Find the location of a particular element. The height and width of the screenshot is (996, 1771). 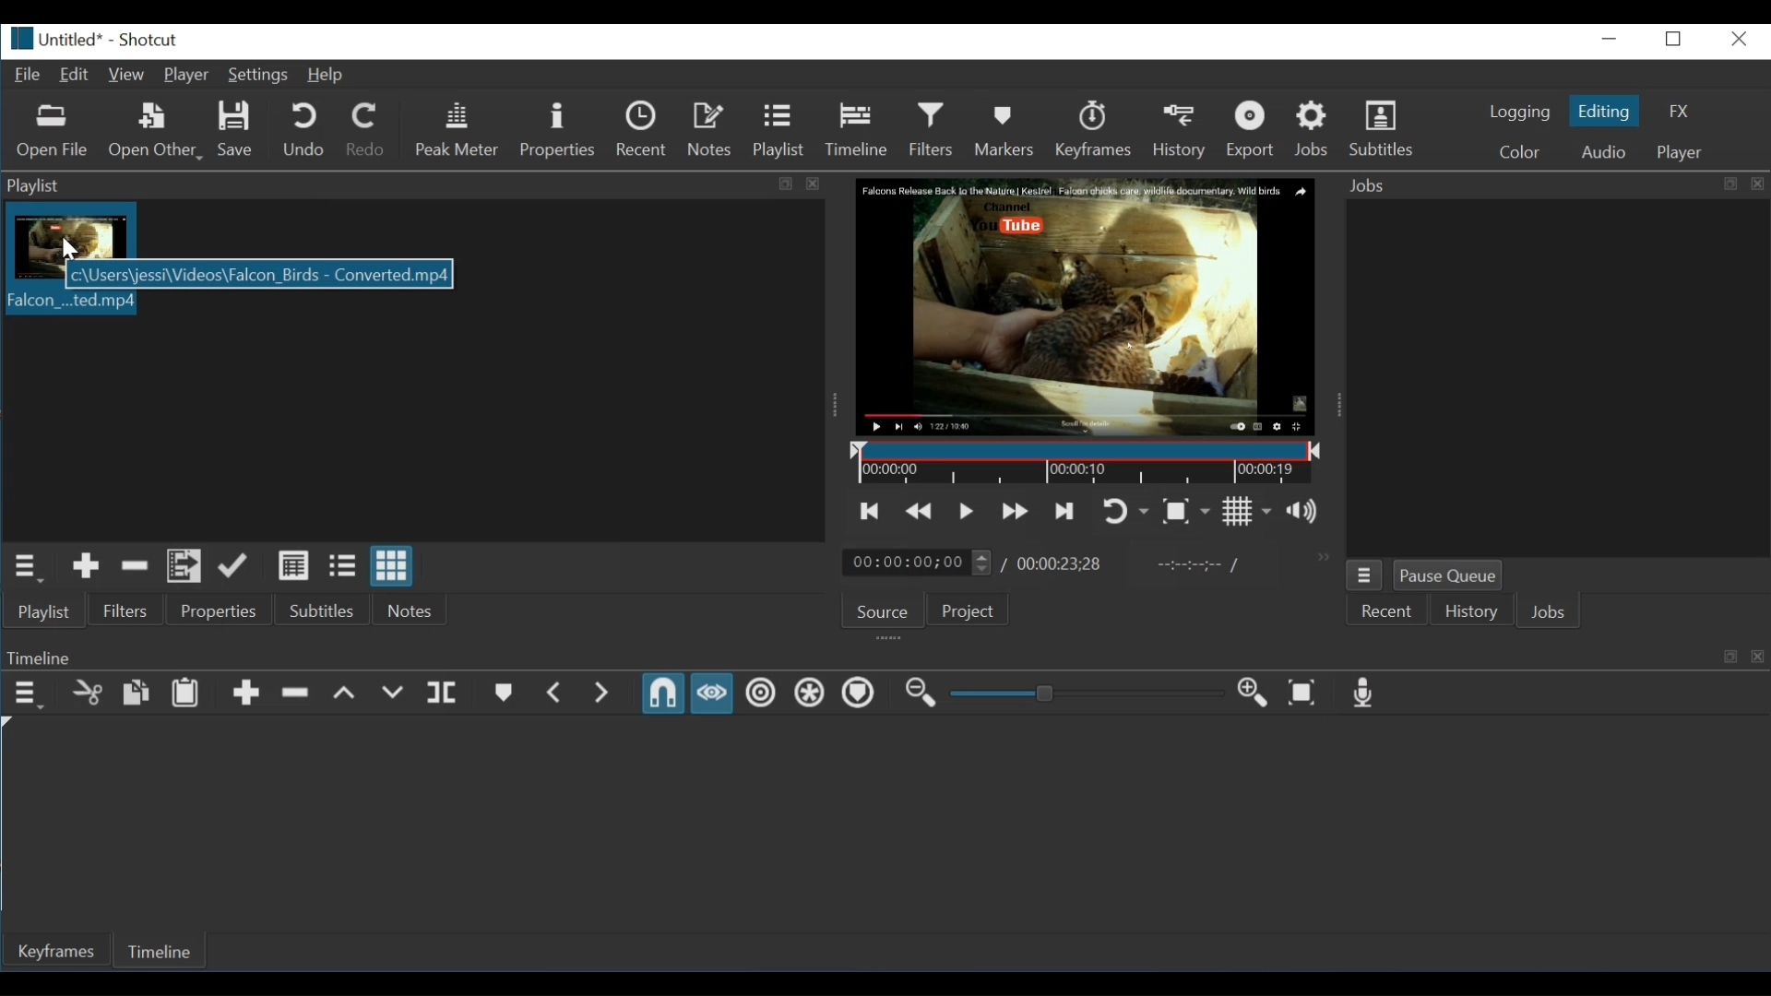

Audio is located at coordinates (1602, 151).